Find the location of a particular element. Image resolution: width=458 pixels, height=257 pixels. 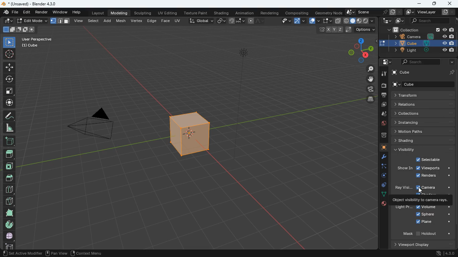

object visibility is located at coordinates (420, 200).